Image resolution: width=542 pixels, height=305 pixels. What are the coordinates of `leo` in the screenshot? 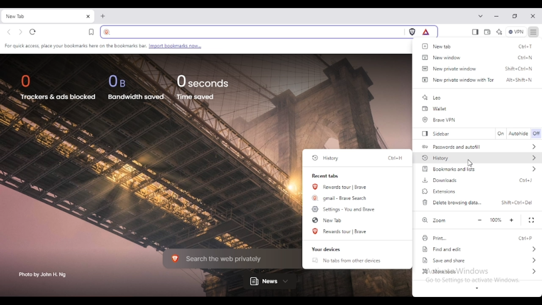 It's located at (432, 97).